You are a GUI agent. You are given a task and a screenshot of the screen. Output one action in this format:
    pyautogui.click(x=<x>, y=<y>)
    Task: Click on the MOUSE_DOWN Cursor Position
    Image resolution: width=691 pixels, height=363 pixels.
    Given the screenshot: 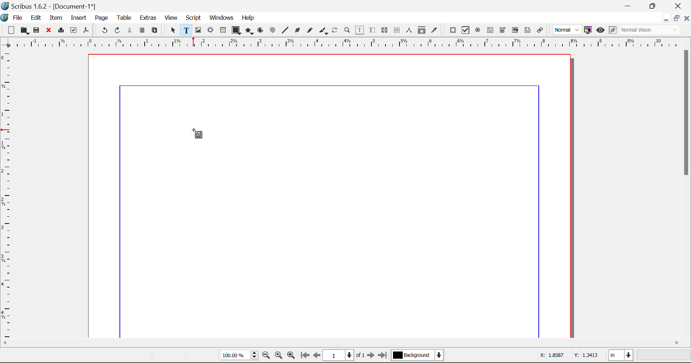 What is the action you would take?
    pyautogui.click(x=197, y=133)
    